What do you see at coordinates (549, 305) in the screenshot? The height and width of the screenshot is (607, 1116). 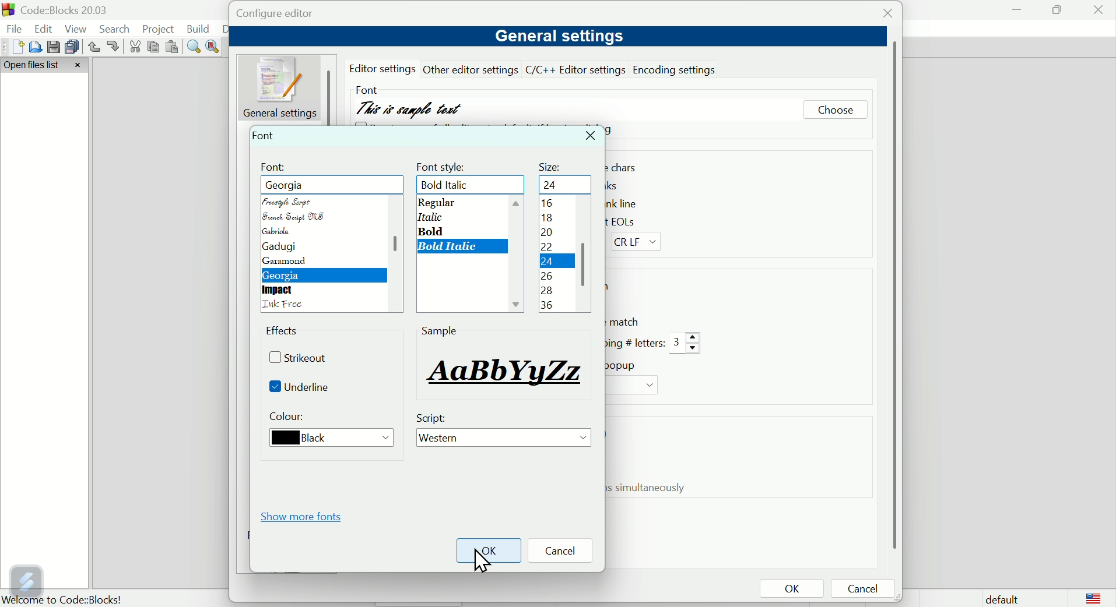 I see `` at bounding box center [549, 305].